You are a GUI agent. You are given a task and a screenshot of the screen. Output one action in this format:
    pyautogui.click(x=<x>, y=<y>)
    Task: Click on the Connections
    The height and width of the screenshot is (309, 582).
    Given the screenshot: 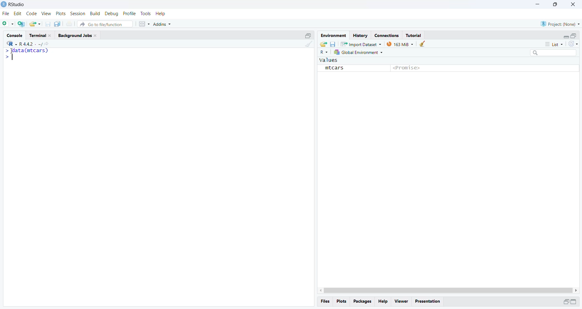 What is the action you would take?
    pyautogui.click(x=387, y=36)
    